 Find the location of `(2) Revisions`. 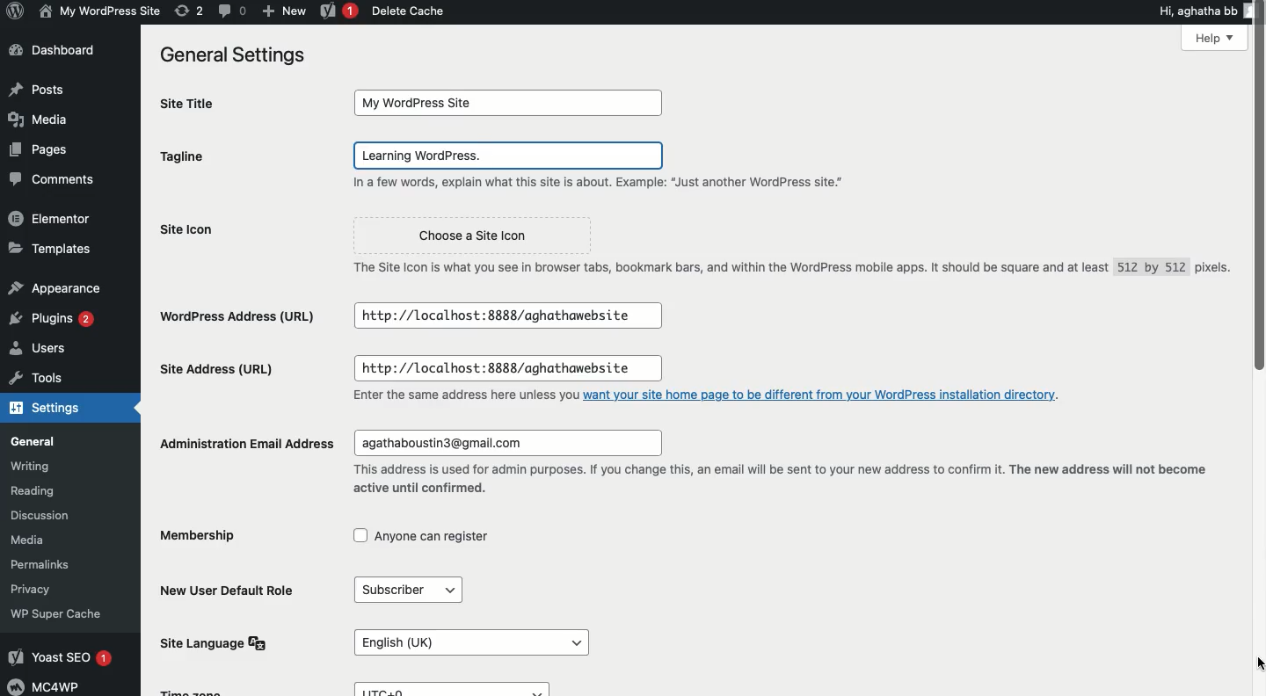

(2) Revisions is located at coordinates (186, 10).